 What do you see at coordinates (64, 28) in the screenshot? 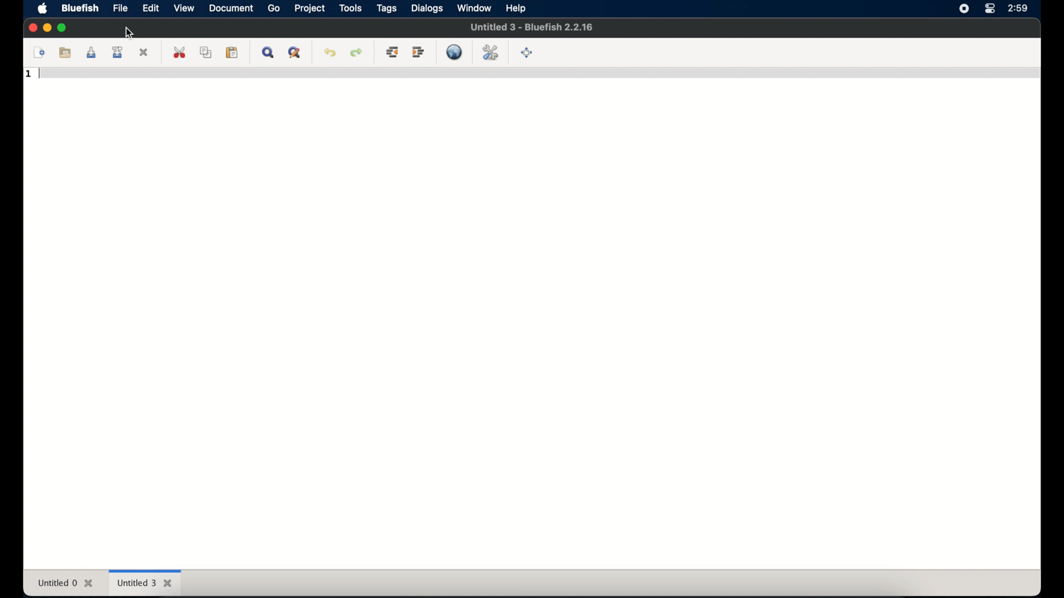
I see `maximize` at bounding box center [64, 28].